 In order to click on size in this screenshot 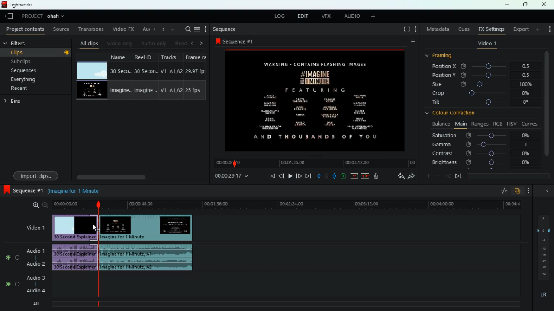, I will do `click(483, 84)`.